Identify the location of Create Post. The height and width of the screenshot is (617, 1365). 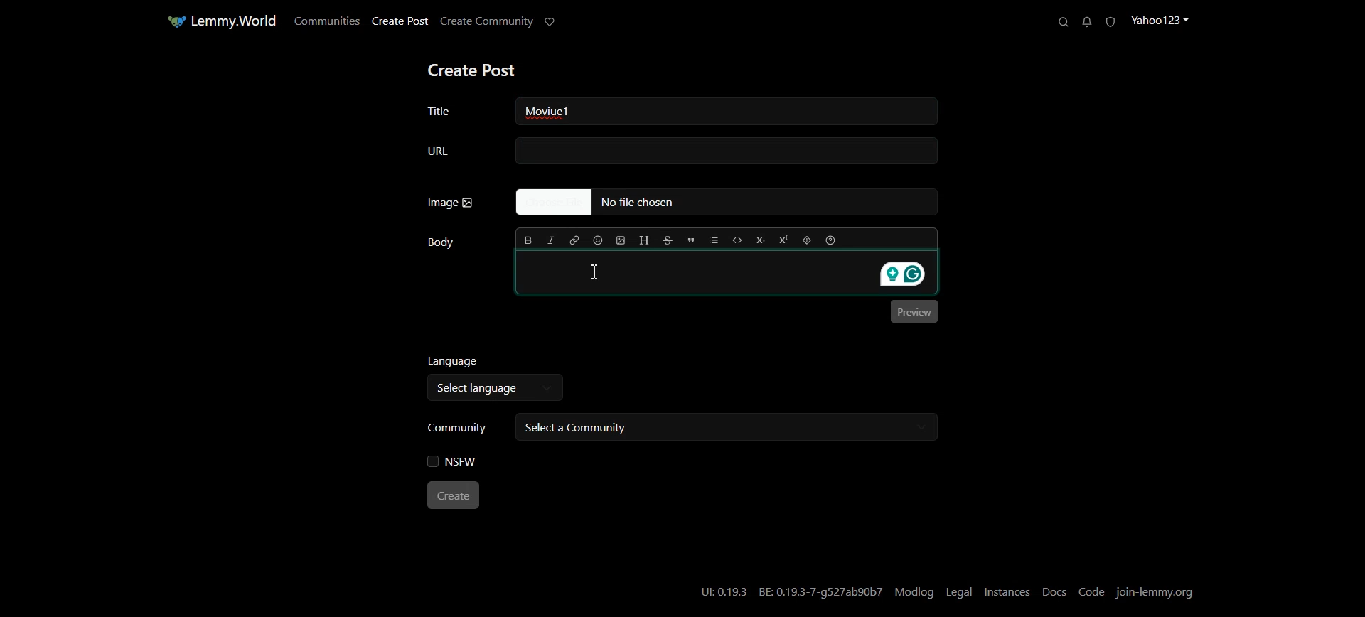
(399, 21).